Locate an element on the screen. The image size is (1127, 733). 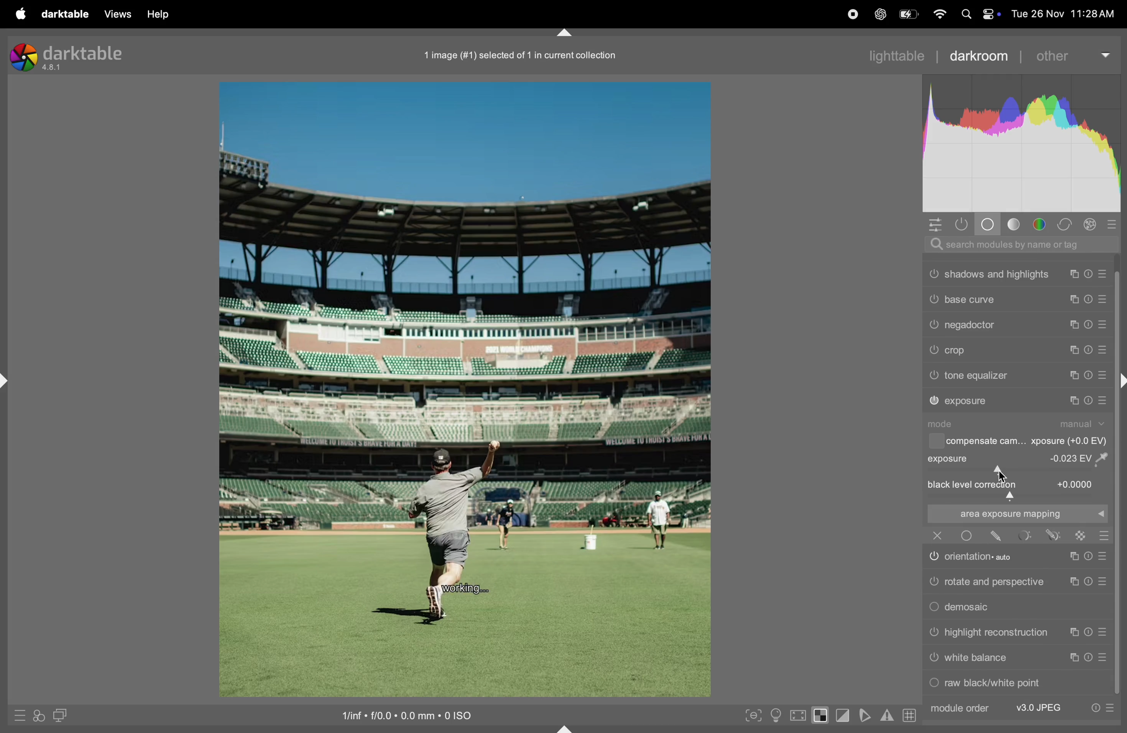
rotate and perspective is located at coordinates (995, 581).